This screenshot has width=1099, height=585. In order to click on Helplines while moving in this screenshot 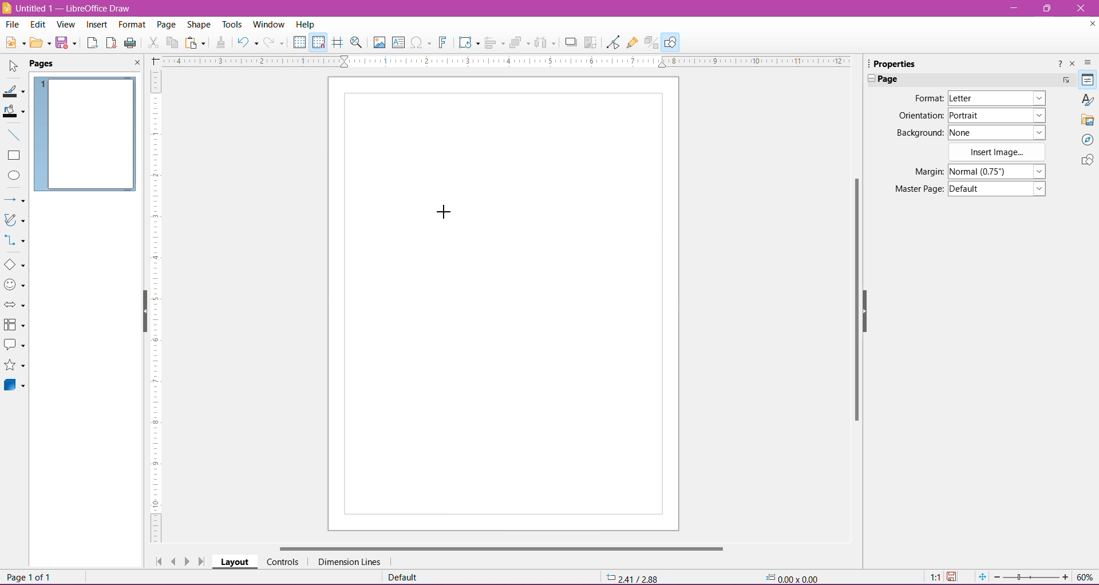, I will do `click(338, 42)`.